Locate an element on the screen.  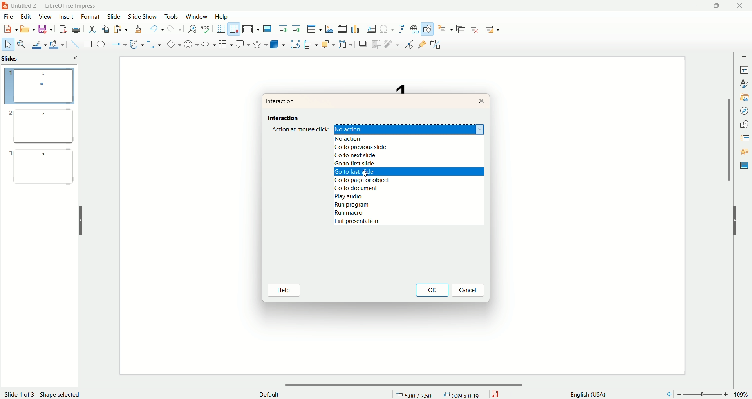
flowchart is located at coordinates (224, 45).